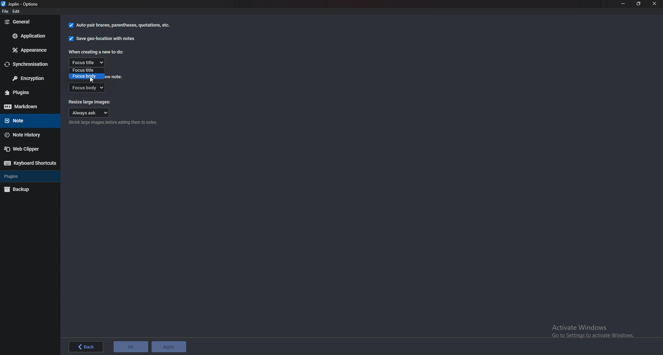  Describe the element at coordinates (29, 79) in the screenshot. I see `Encryption` at that location.